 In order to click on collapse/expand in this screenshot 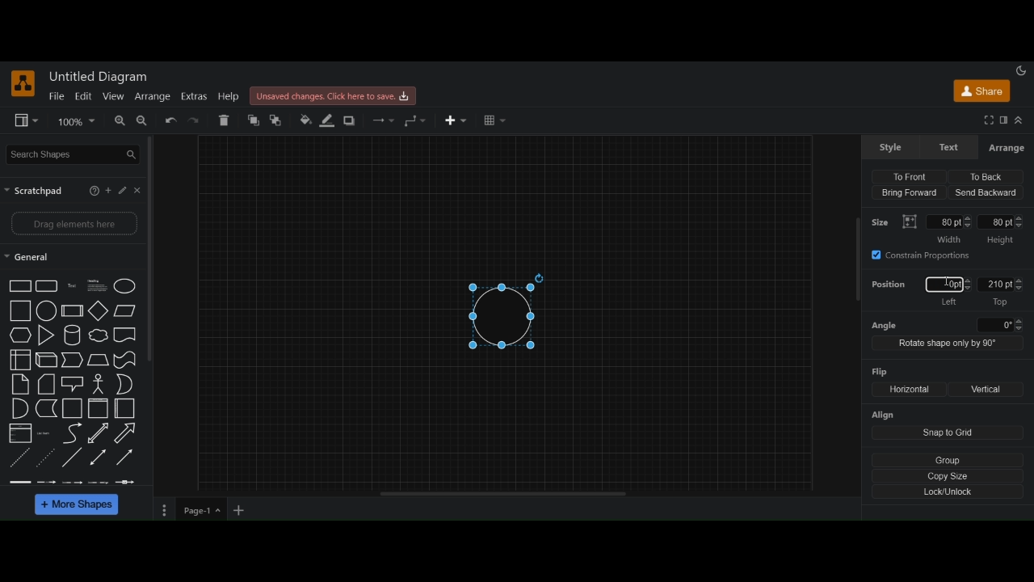, I will do `click(1019, 120)`.